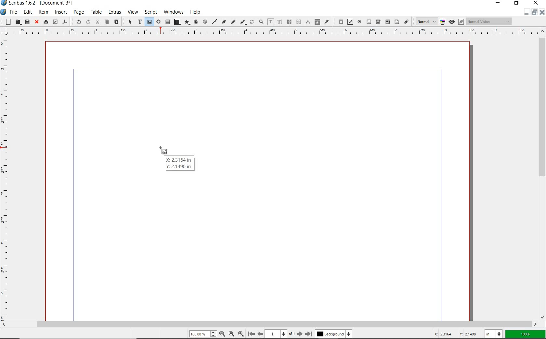 Image resolution: width=546 pixels, height=339 pixels. What do you see at coordinates (6, 177) in the screenshot?
I see `RULER` at bounding box center [6, 177].